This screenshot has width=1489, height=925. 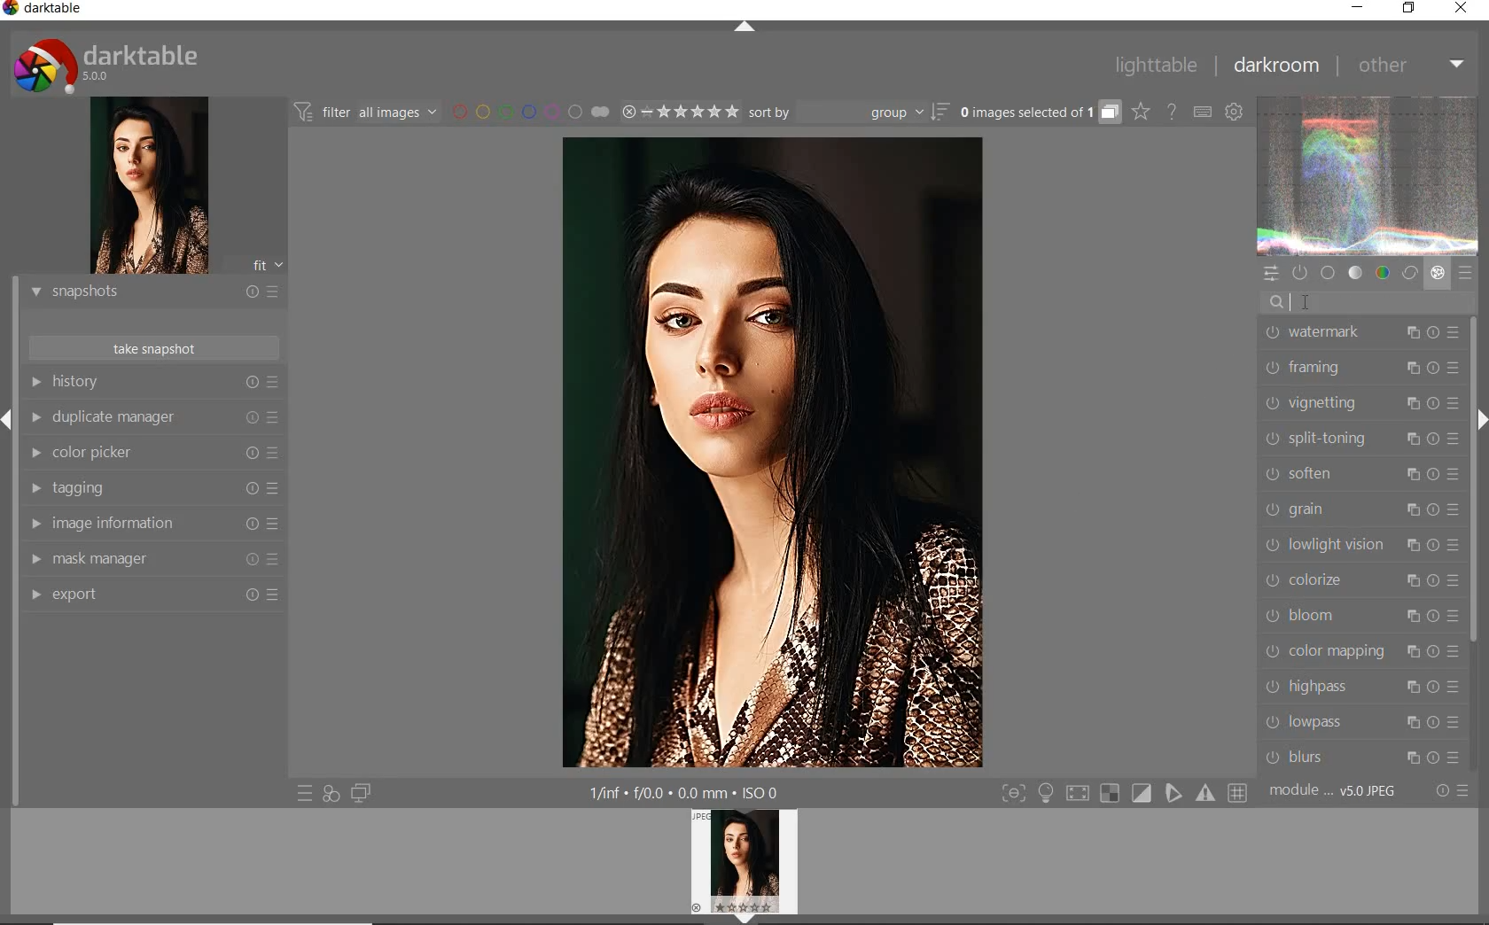 I want to click on BLOOM, so click(x=1358, y=616).